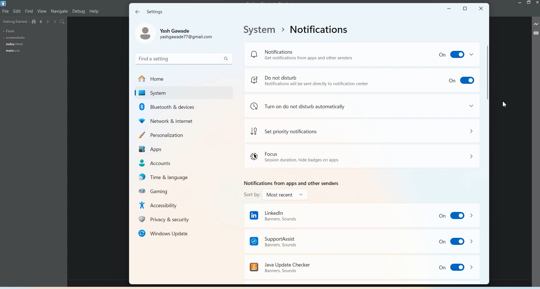  I want to click on Text, so click(290, 183).